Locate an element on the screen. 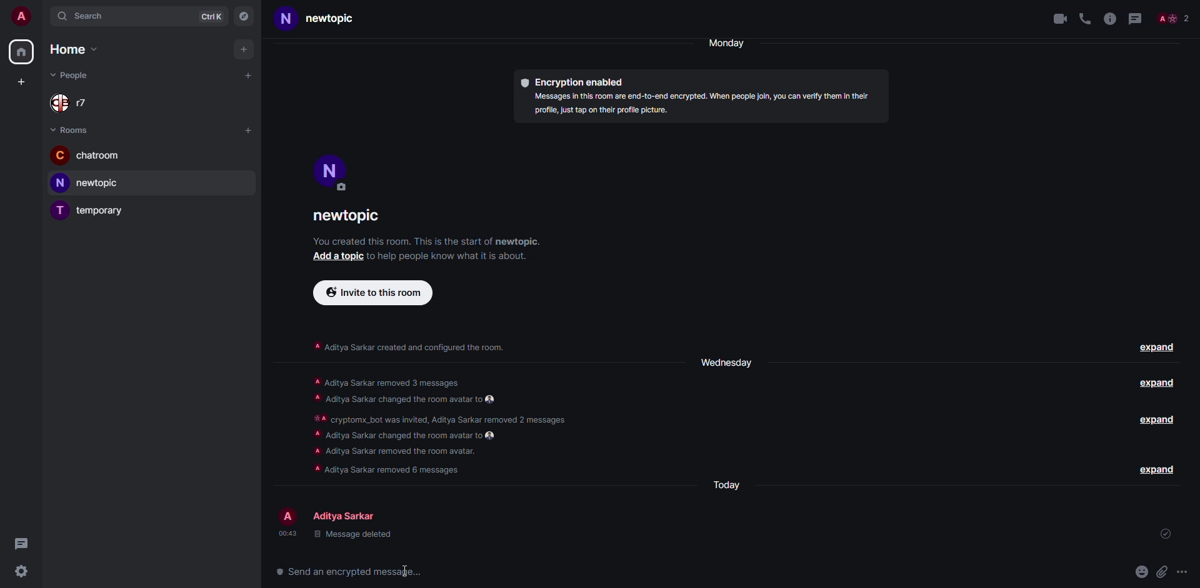 The width and height of the screenshot is (1200, 588). room is located at coordinates (351, 218).